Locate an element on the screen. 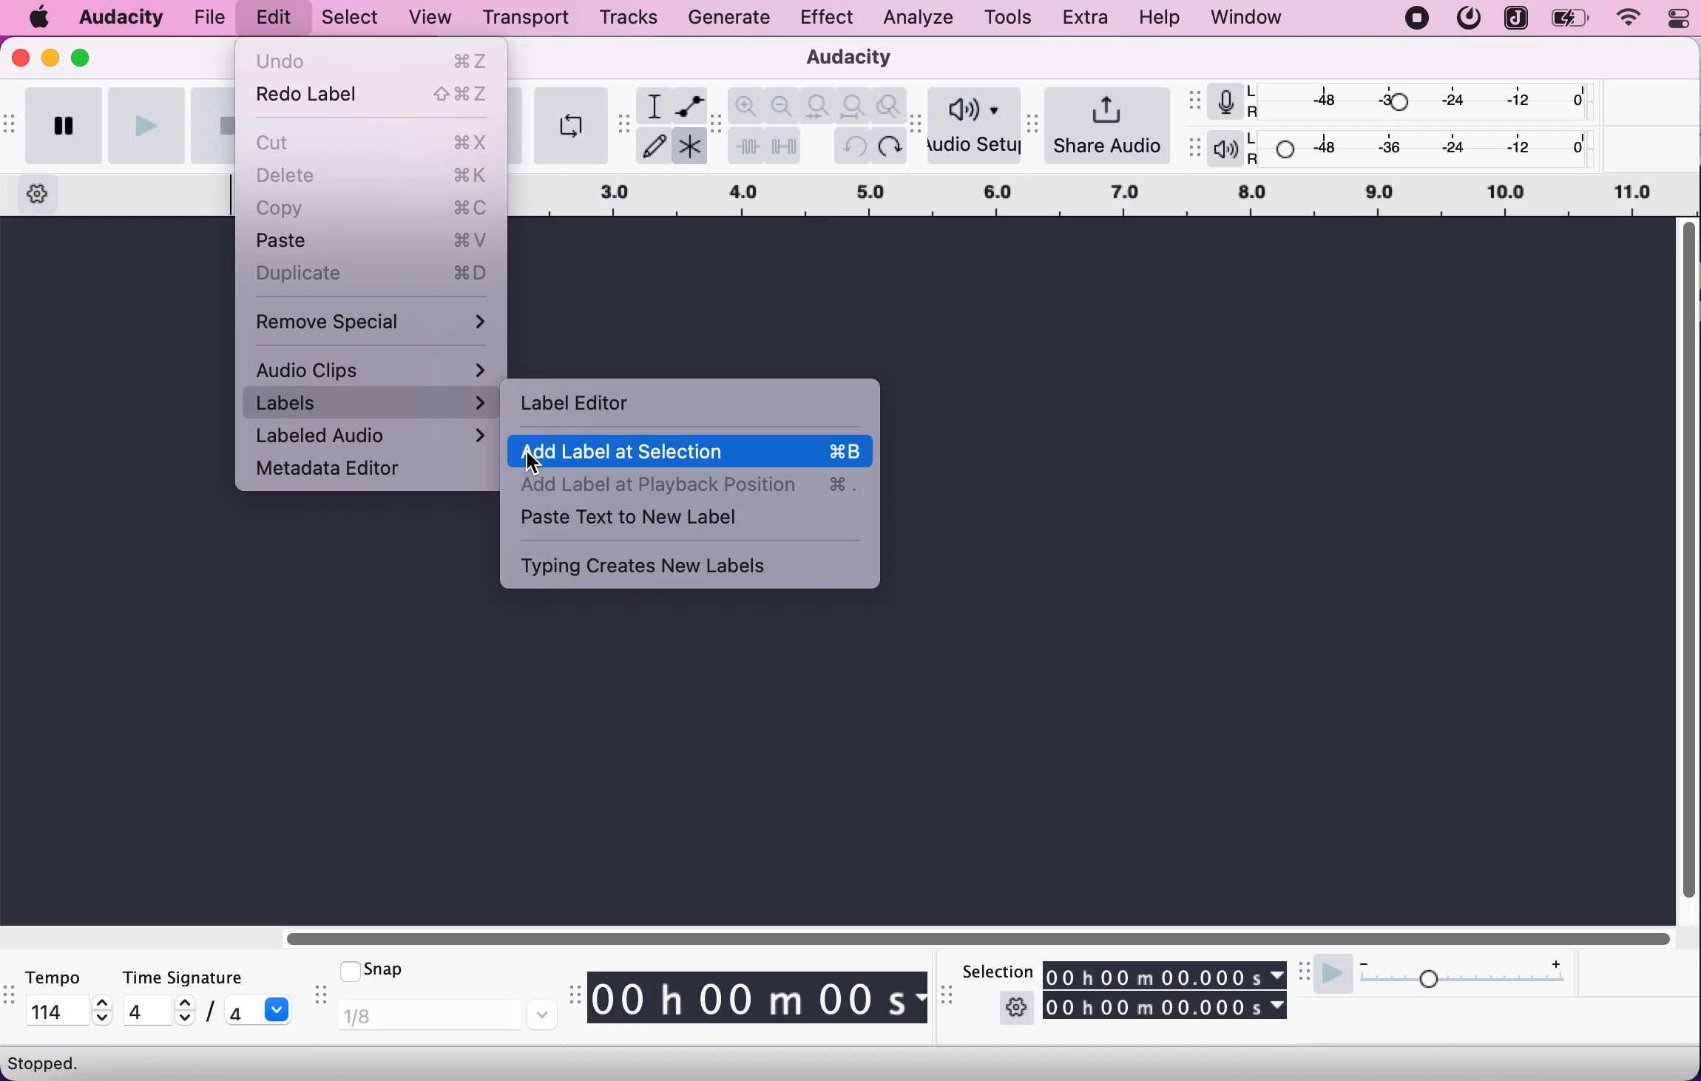  increase is located at coordinates (103, 1003).